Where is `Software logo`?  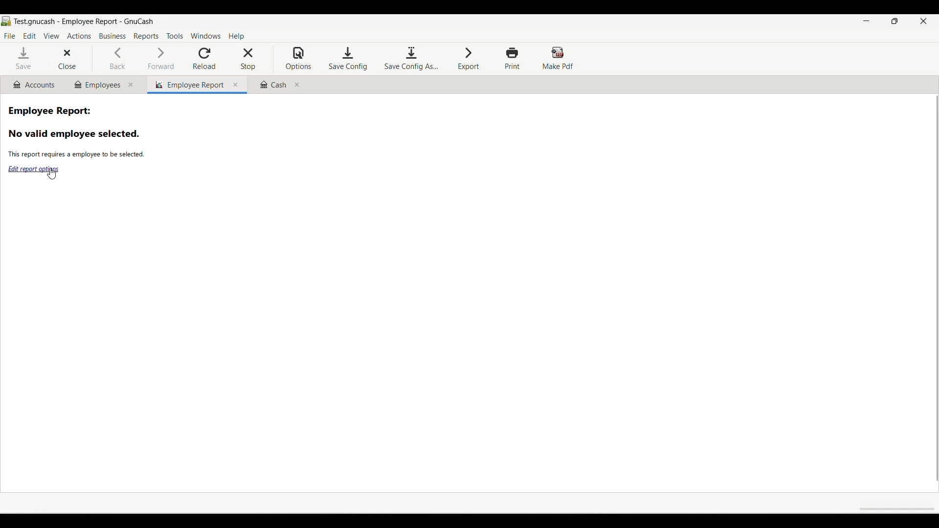
Software logo is located at coordinates (6, 21).